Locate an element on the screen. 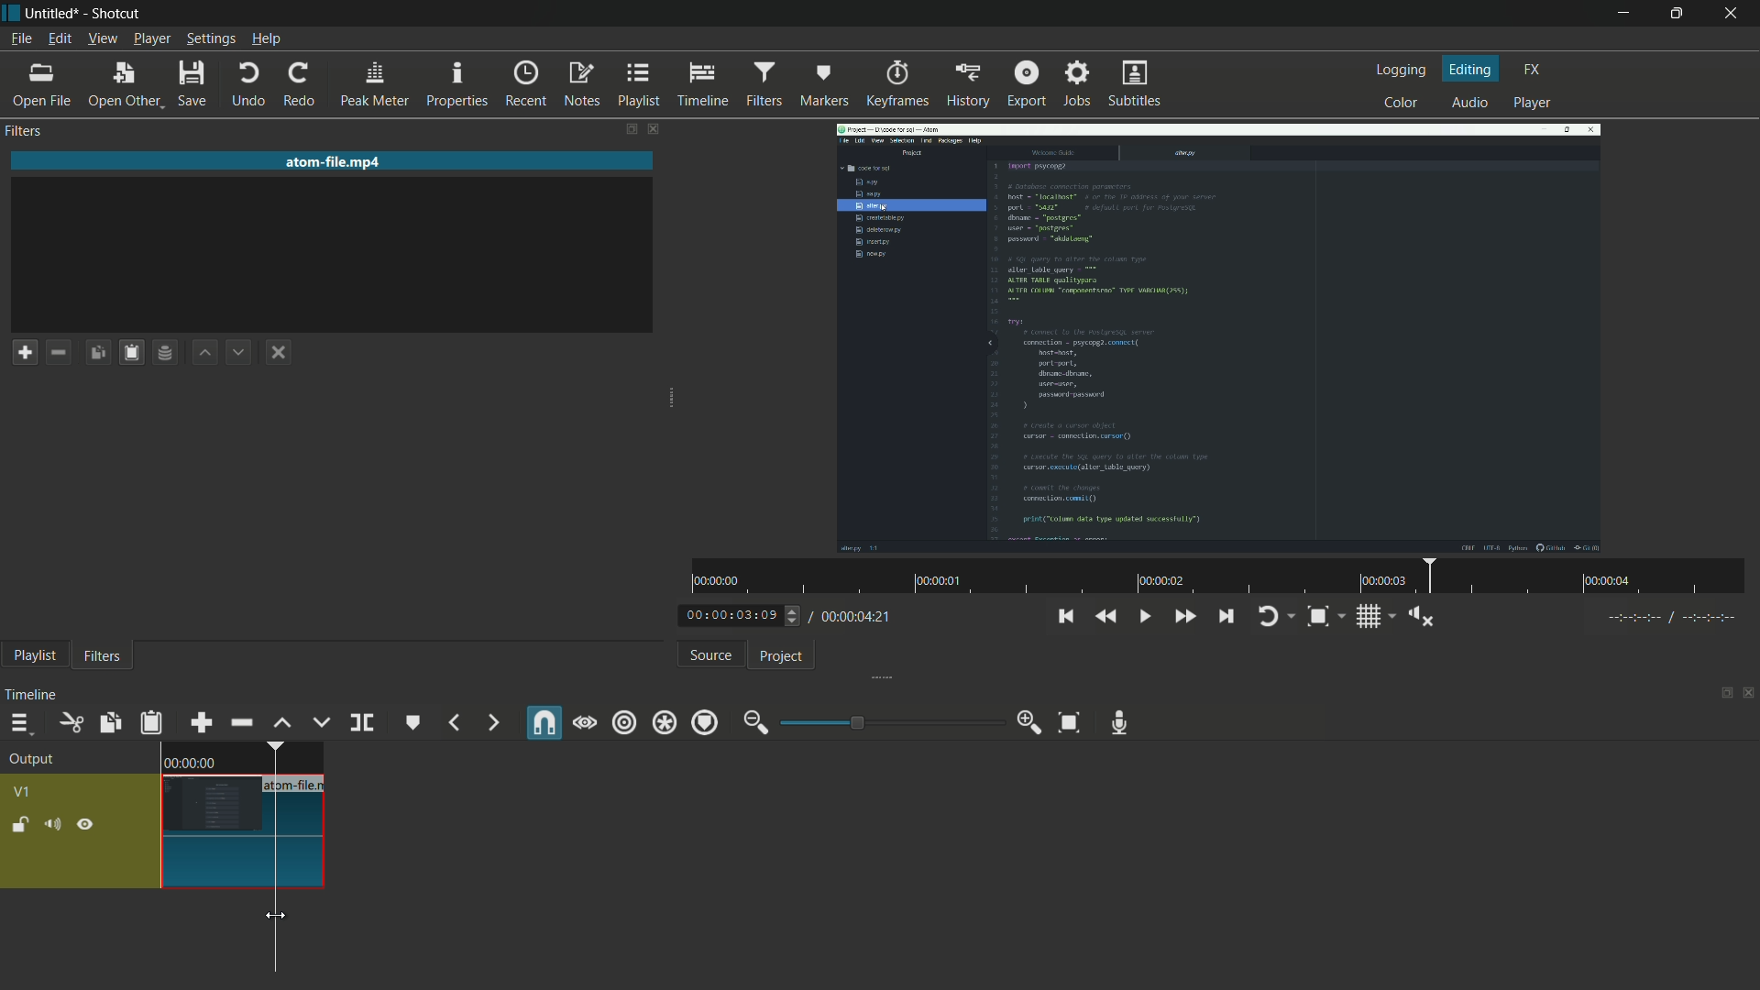 The width and height of the screenshot is (1760, 990). overwrite is located at coordinates (323, 720).